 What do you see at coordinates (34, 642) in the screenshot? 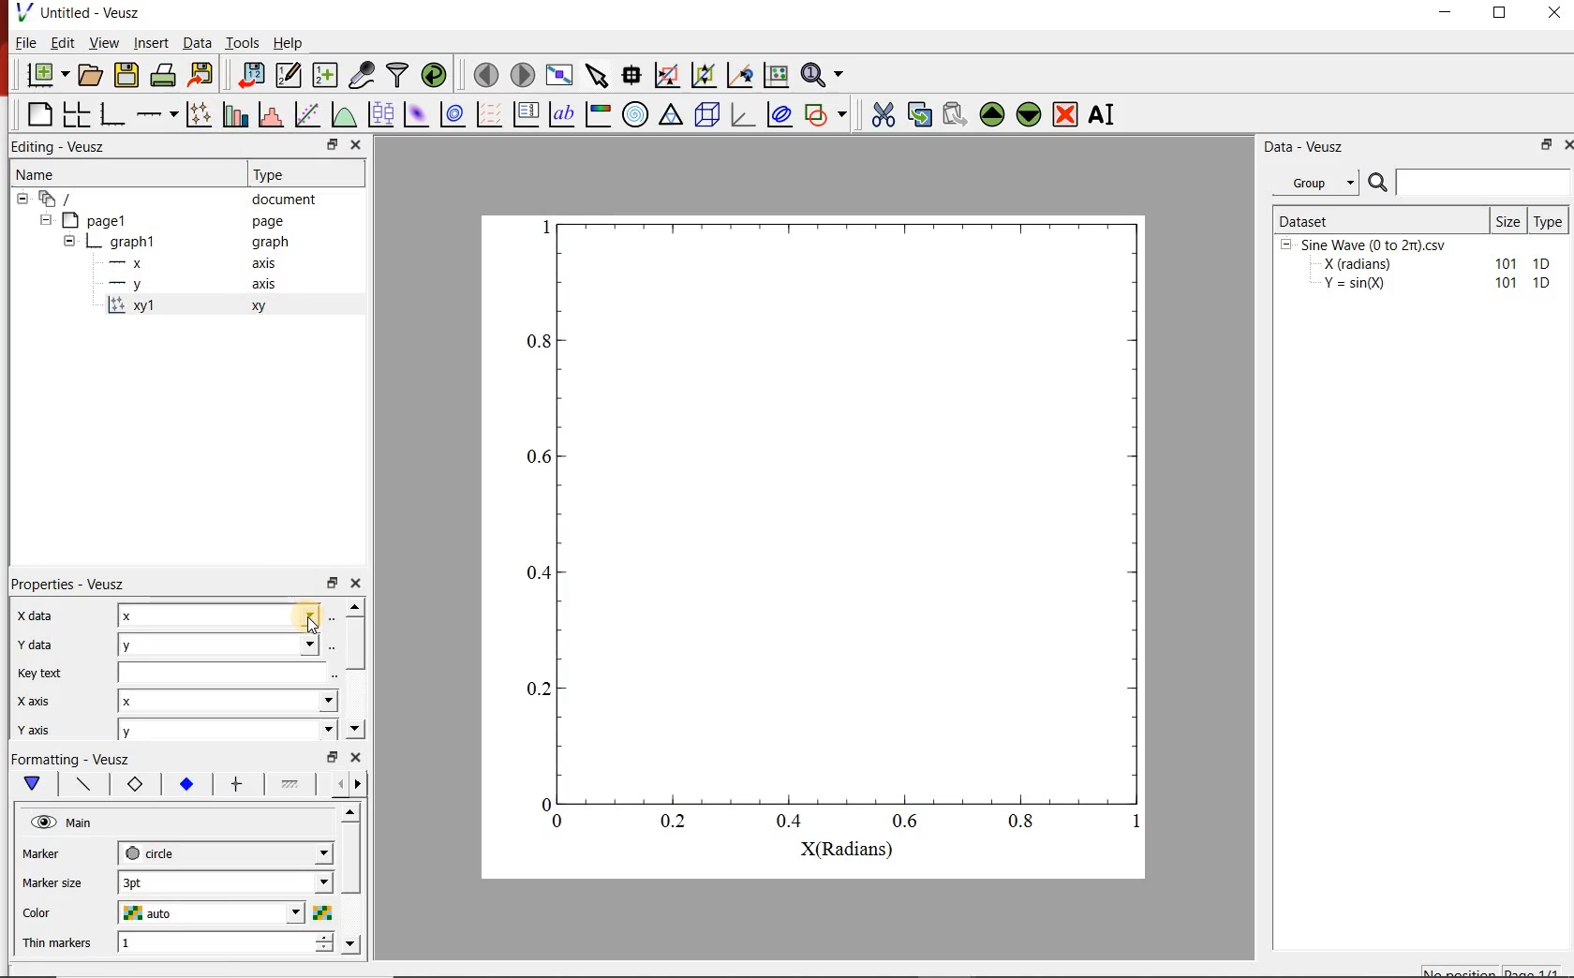
I see `Min` at bounding box center [34, 642].